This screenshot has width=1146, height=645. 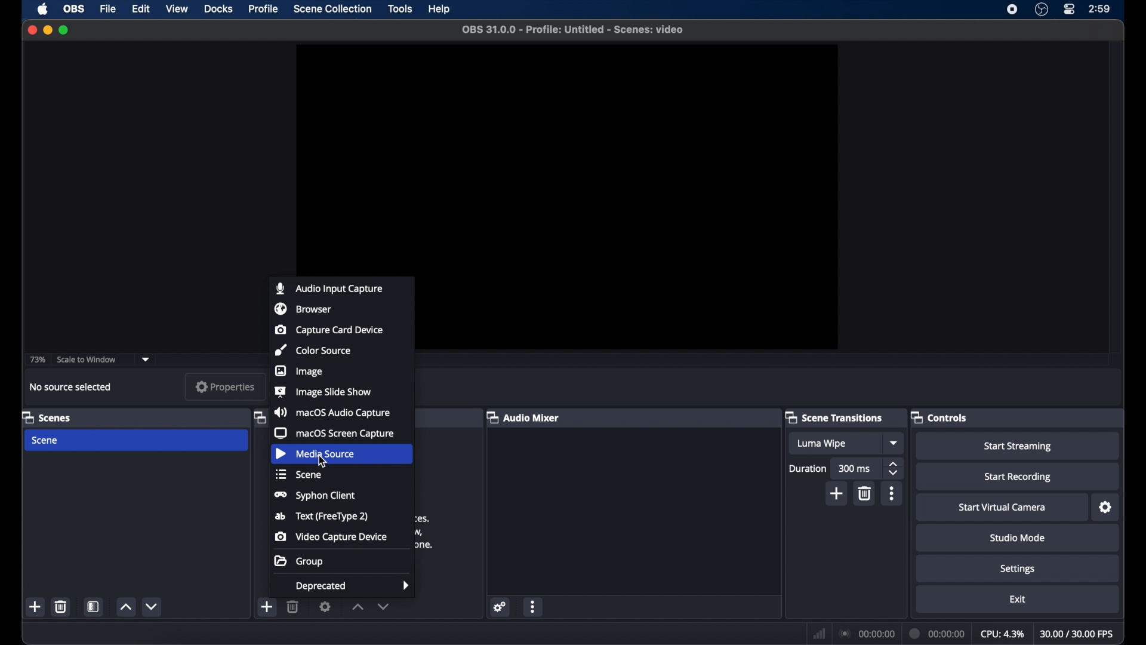 I want to click on media source, so click(x=315, y=453).